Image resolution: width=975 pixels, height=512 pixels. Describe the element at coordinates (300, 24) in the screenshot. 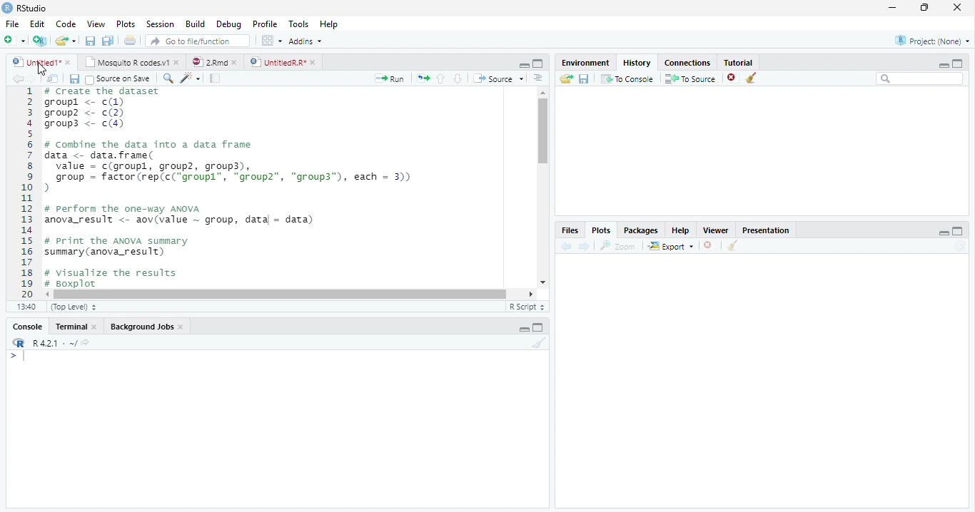

I see `Tools` at that location.